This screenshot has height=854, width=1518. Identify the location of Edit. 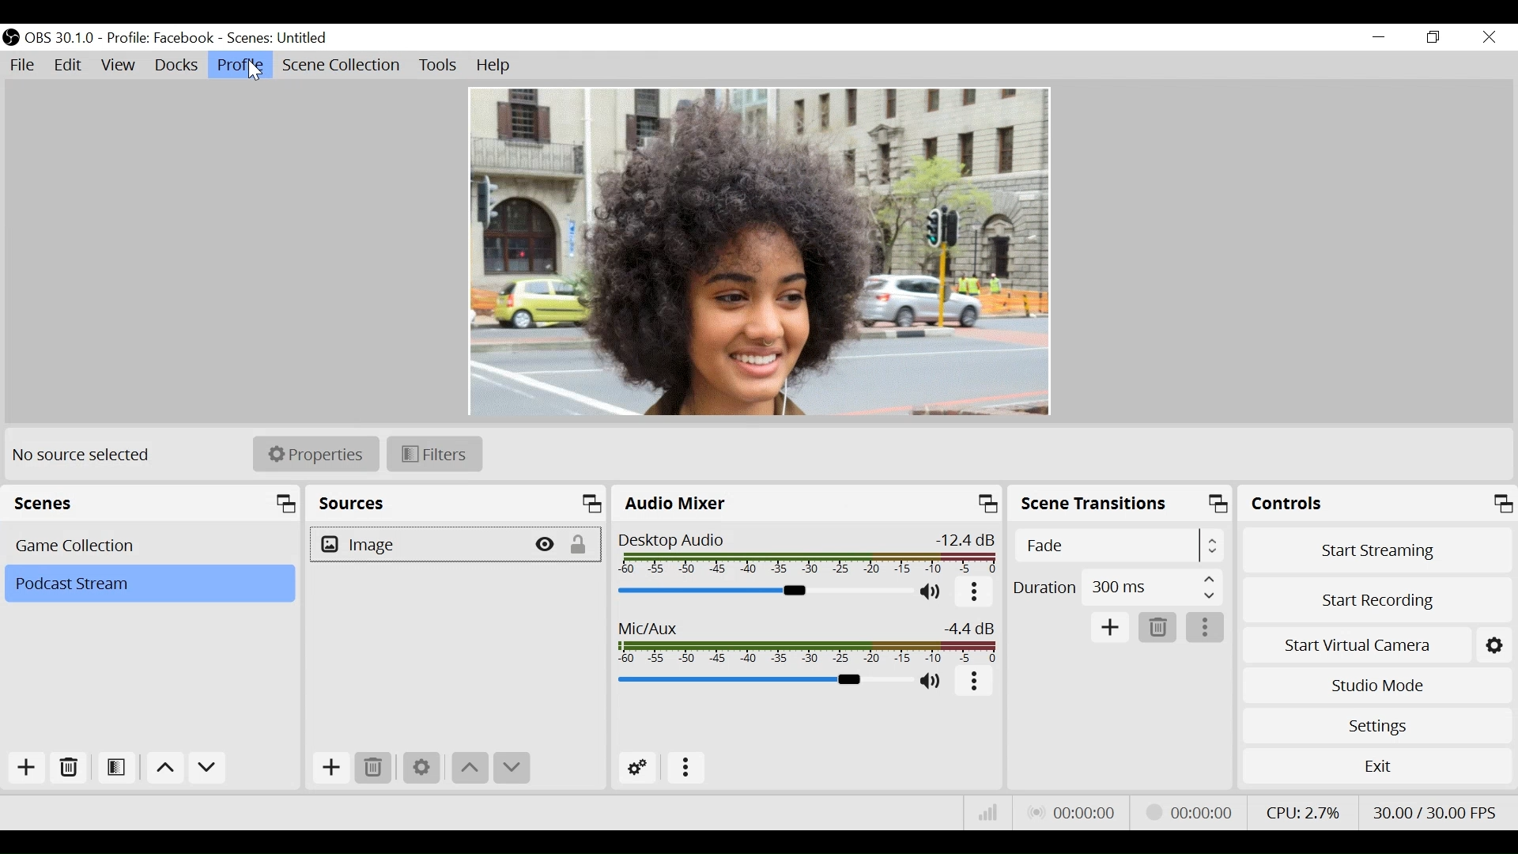
(70, 66).